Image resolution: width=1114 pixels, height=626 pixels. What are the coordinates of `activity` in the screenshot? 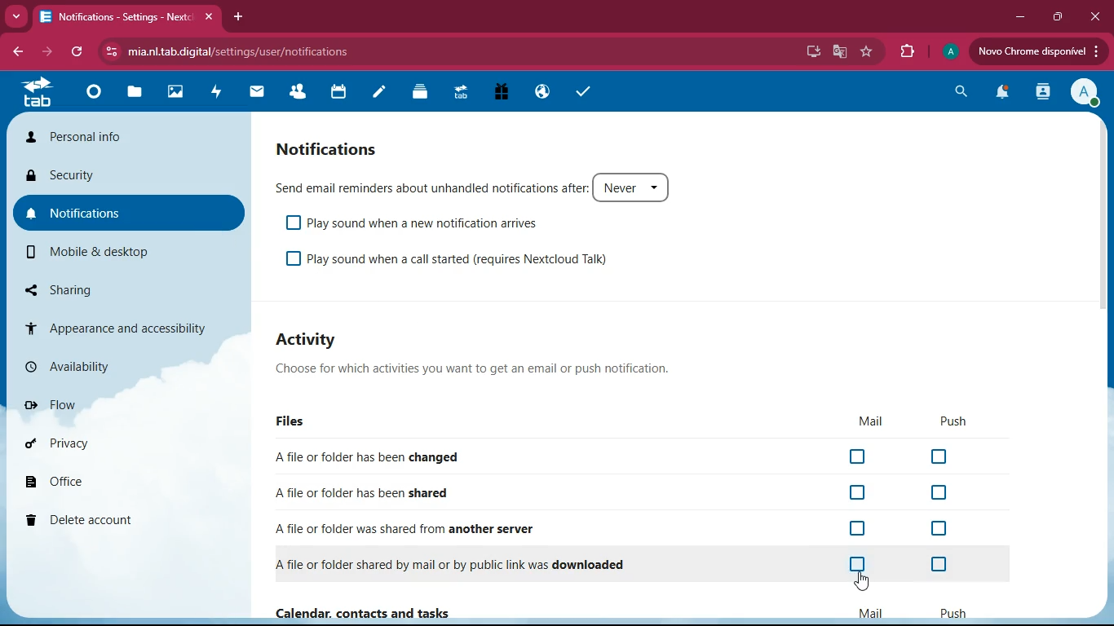 It's located at (314, 339).